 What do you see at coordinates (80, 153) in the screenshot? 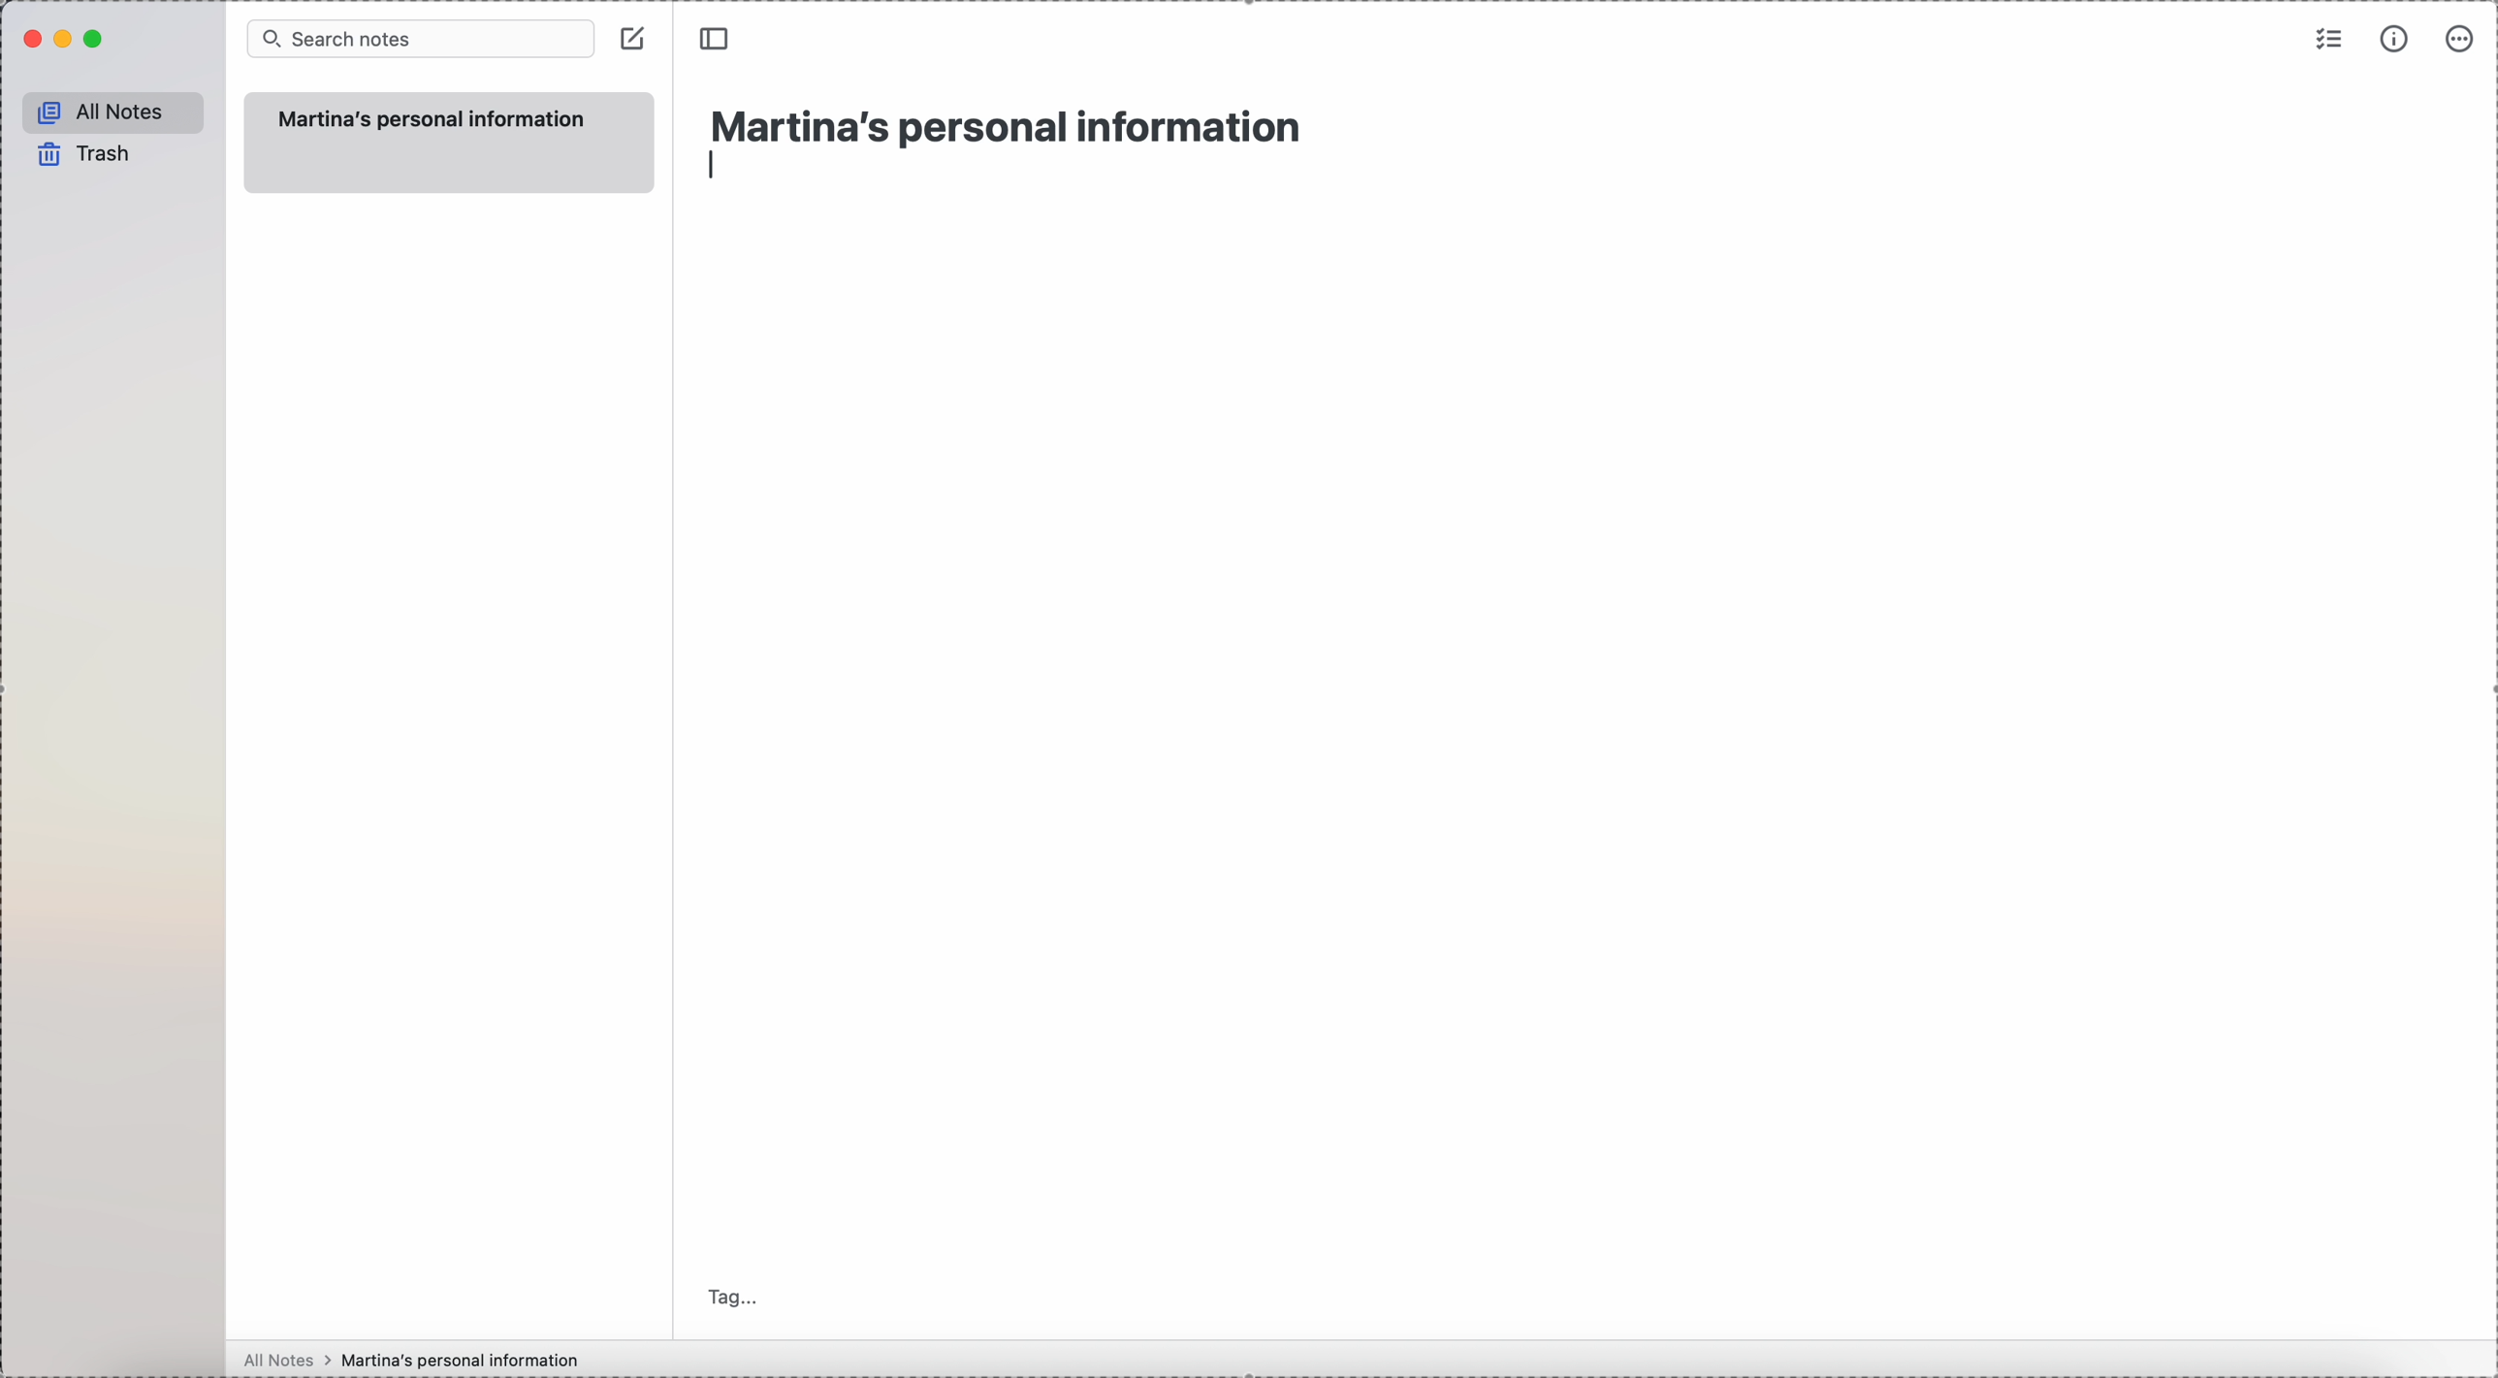
I see `trash` at bounding box center [80, 153].